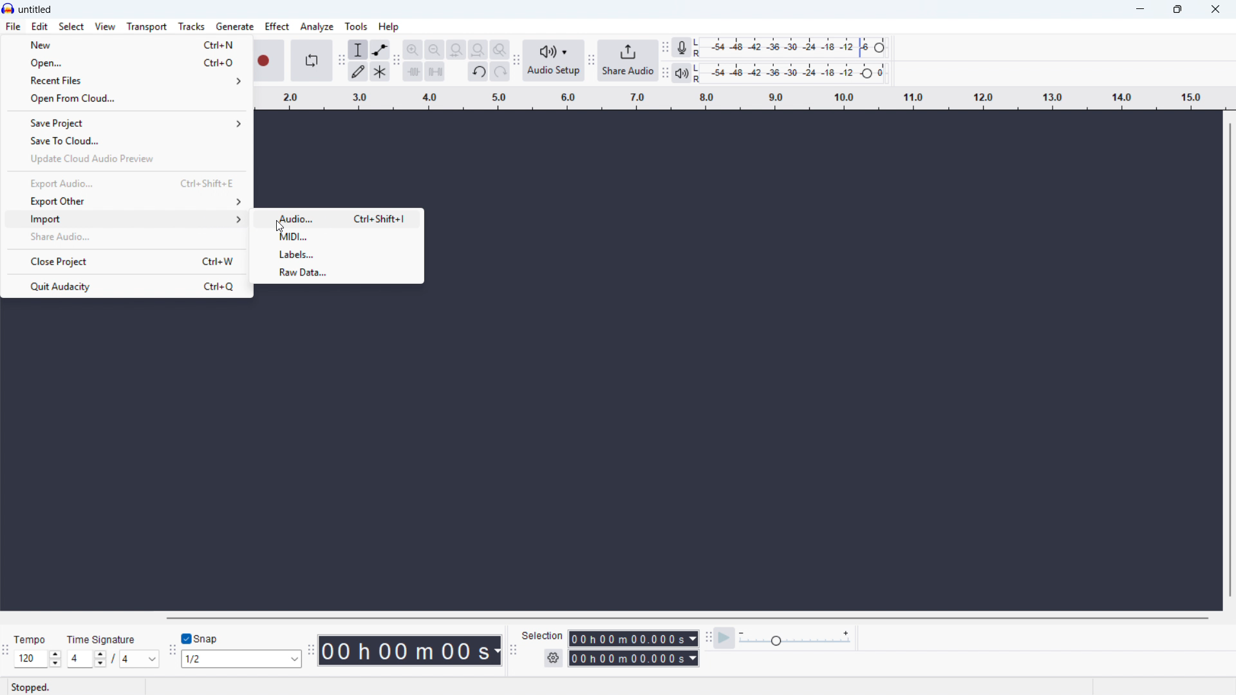  What do you see at coordinates (397, 61) in the screenshot?
I see `Edit toolbar ` at bounding box center [397, 61].